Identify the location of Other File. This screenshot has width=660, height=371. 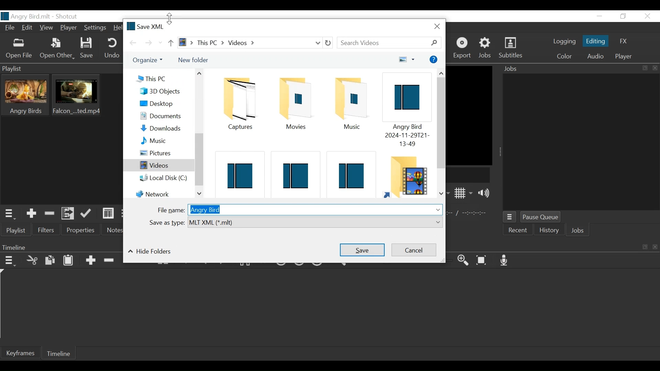
(55, 48).